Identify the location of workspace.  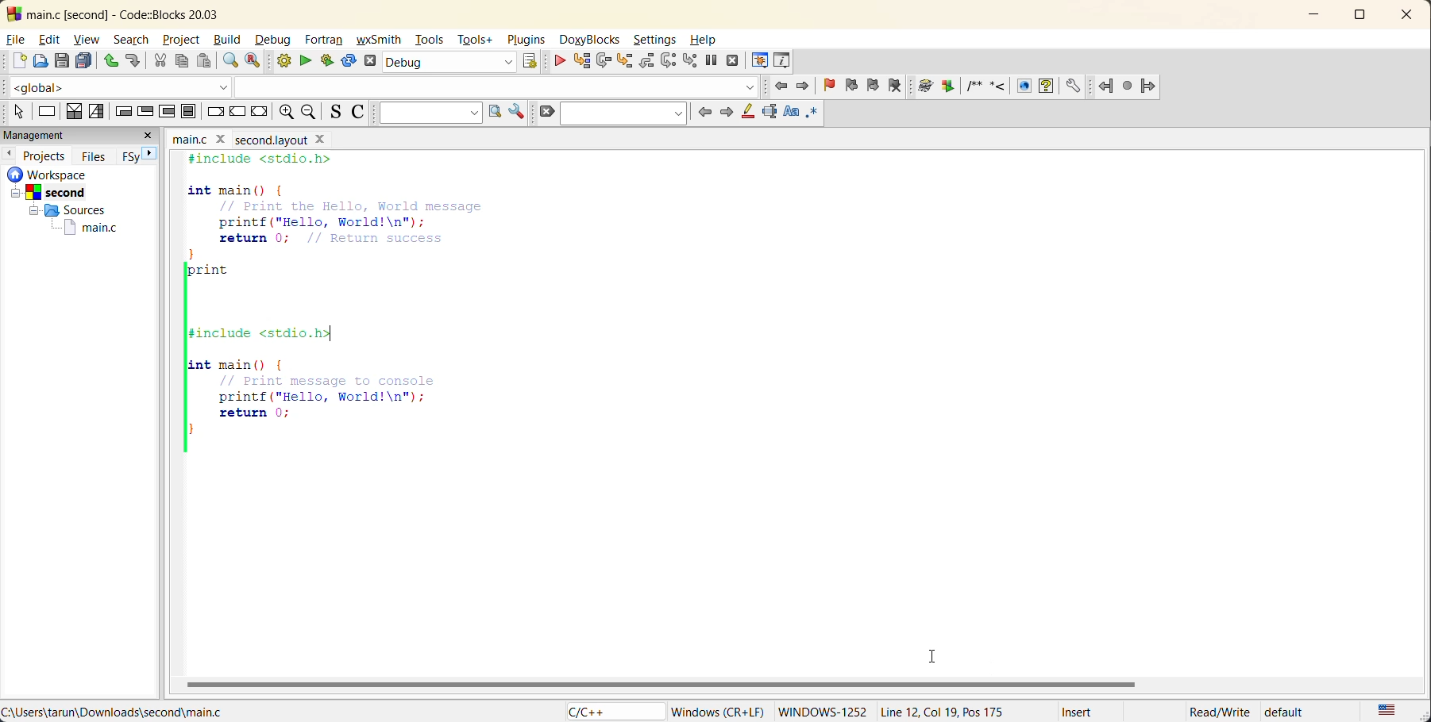
(44, 175).